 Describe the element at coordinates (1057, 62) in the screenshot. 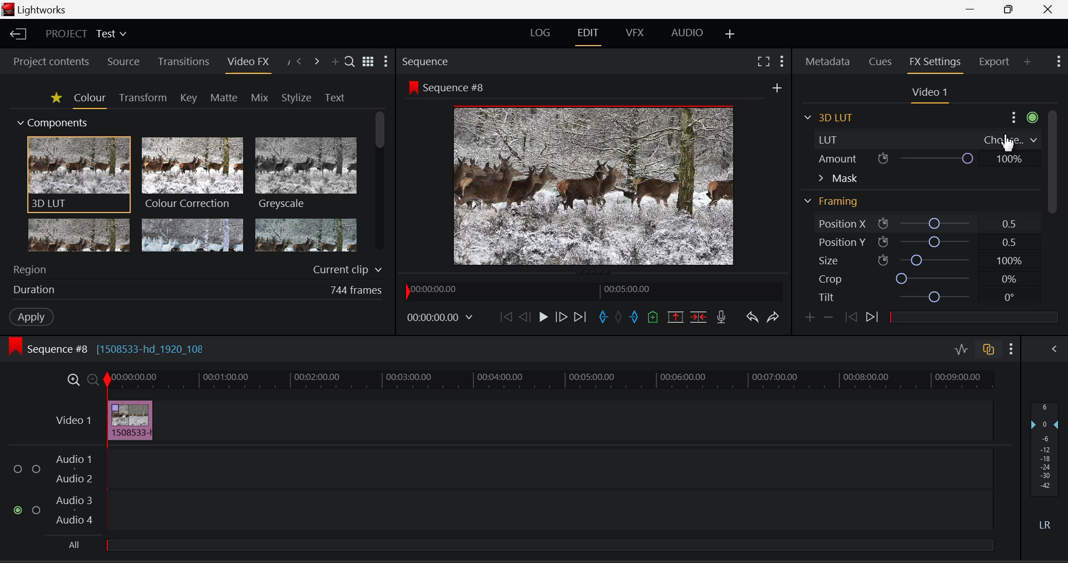

I see `Show Settings` at that location.